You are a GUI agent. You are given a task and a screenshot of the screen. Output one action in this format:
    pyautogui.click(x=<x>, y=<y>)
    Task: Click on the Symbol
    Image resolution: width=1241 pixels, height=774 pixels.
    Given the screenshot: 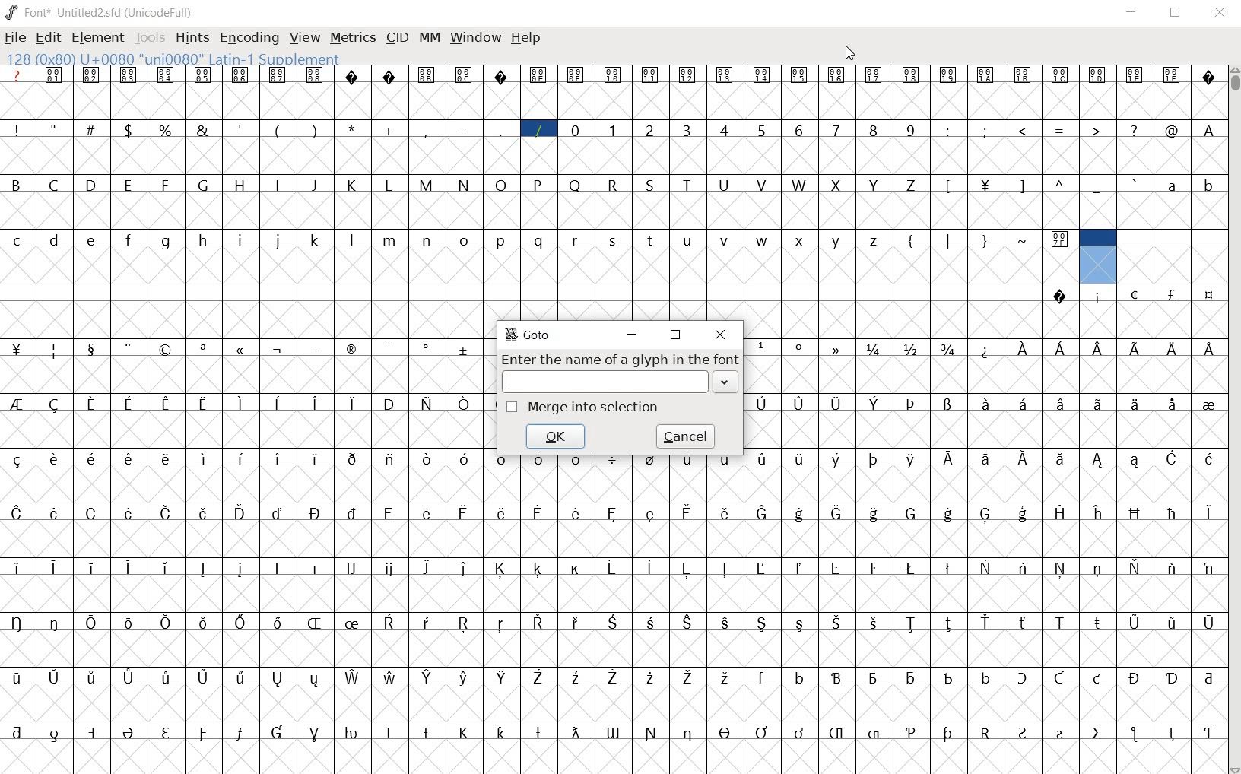 What is the action you would take?
    pyautogui.click(x=1134, y=75)
    